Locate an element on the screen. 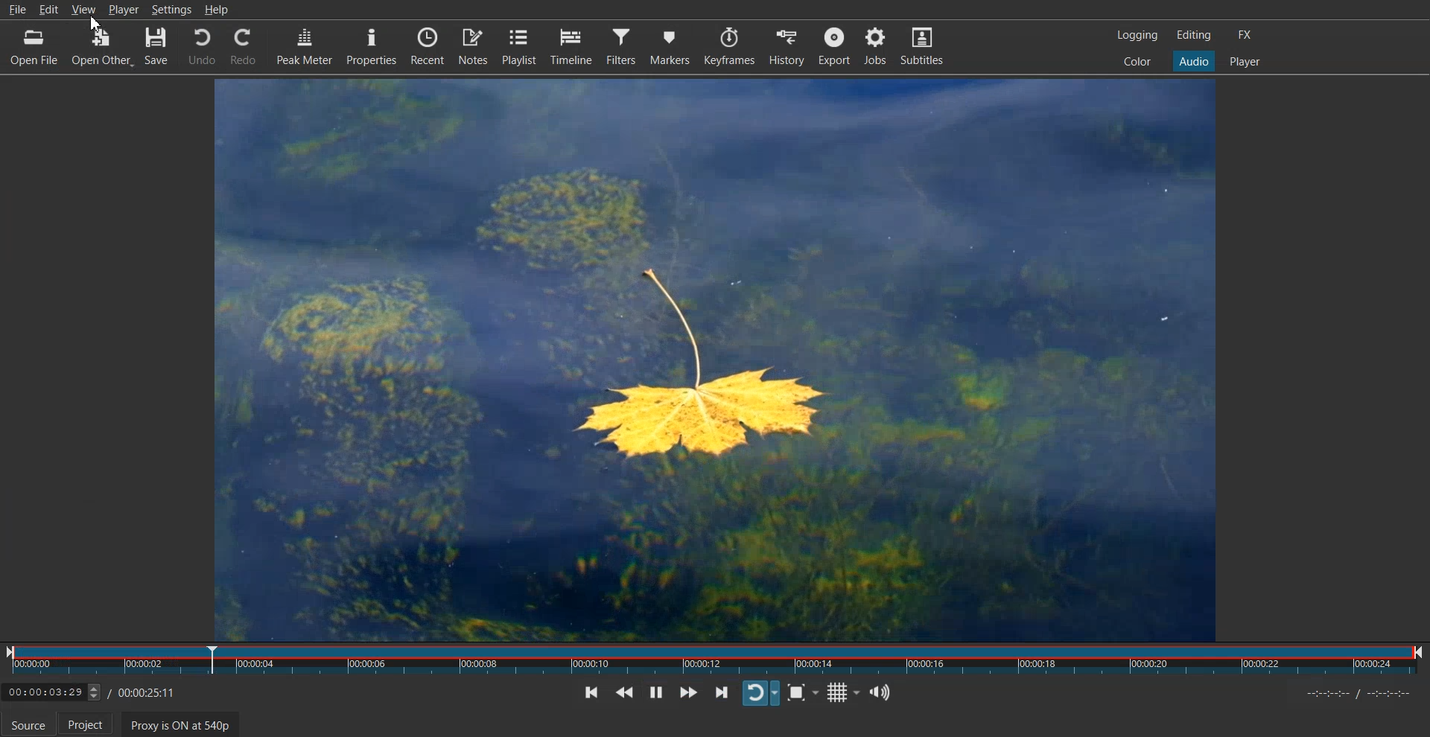  Toggle Zoom is located at coordinates (804, 693).